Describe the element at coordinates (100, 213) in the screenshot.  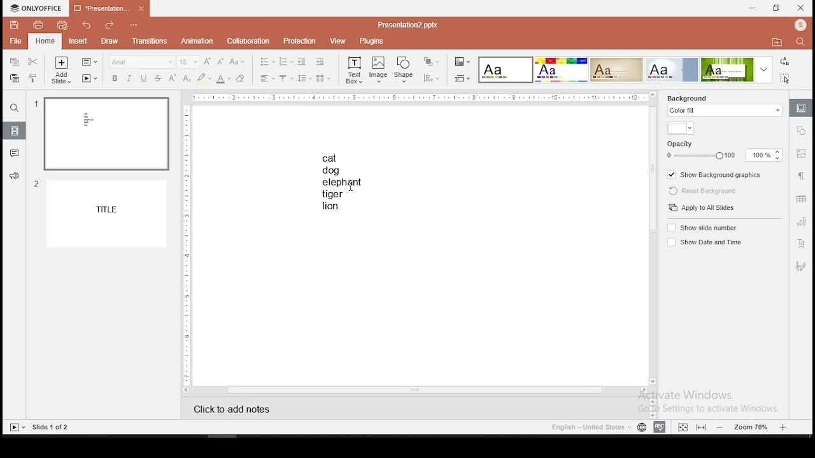
I see `slide 2` at that location.